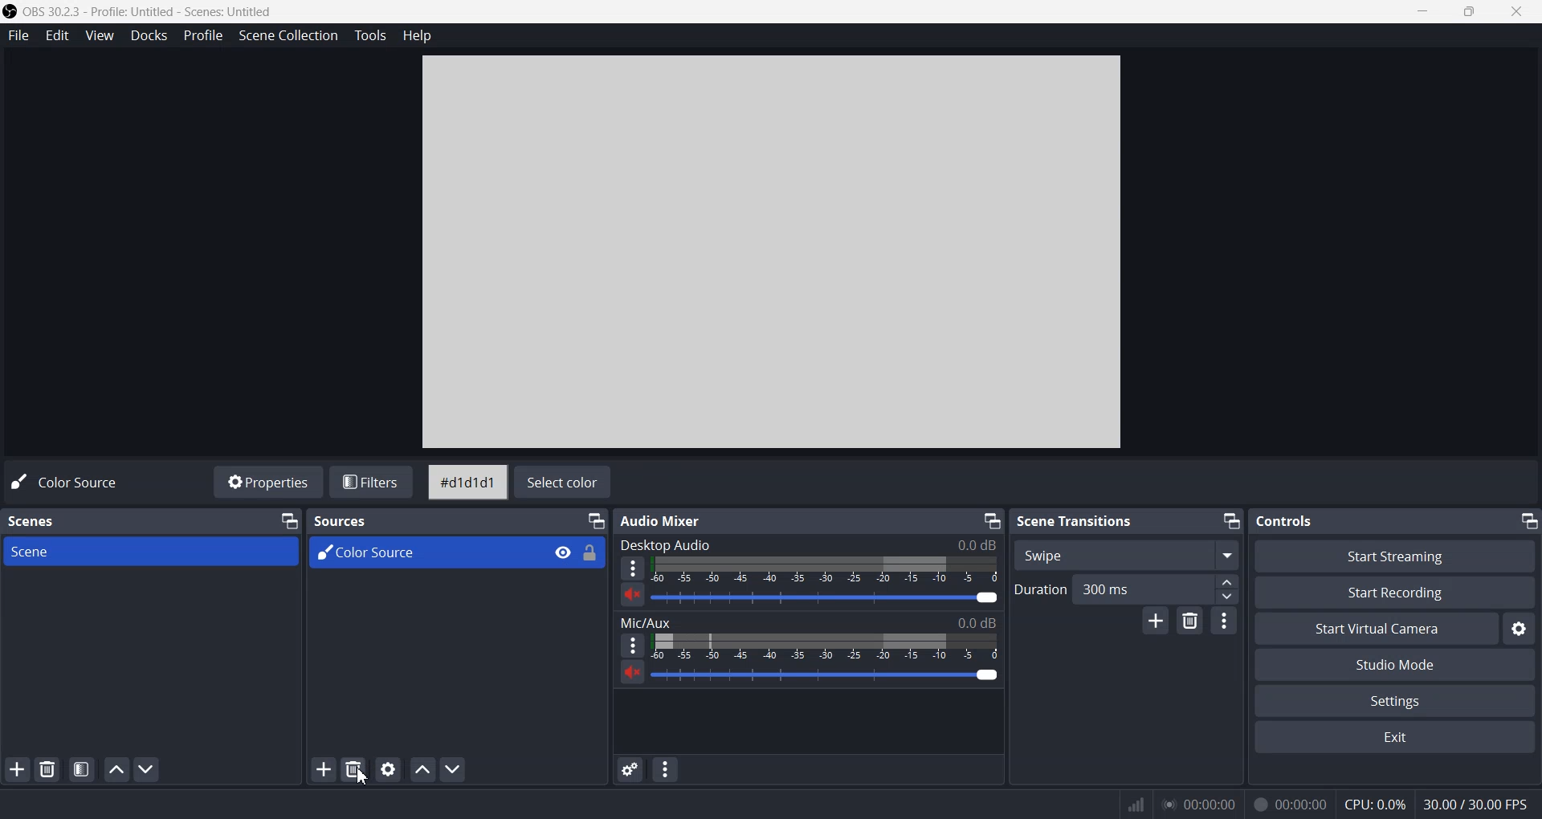 Image resolution: width=1542 pixels, height=819 pixels. What do you see at coordinates (596, 520) in the screenshot?
I see `Minimize` at bounding box center [596, 520].